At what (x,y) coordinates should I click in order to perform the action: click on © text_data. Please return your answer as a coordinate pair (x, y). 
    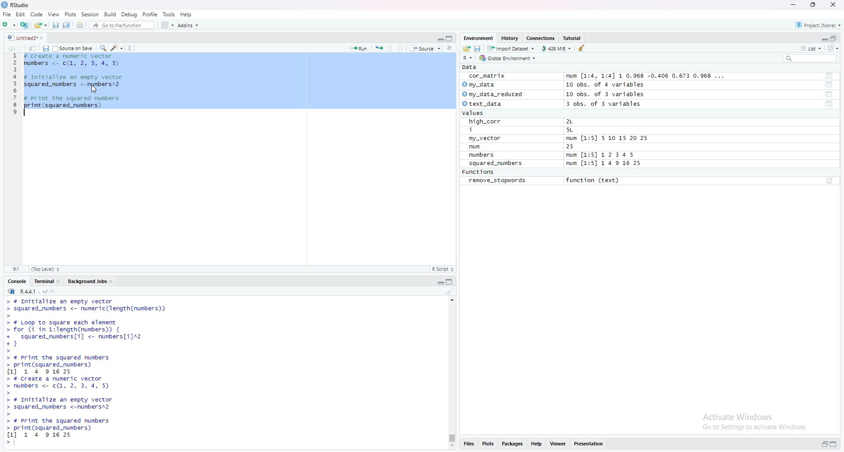
    Looking at the image, I should click on (483, 104).